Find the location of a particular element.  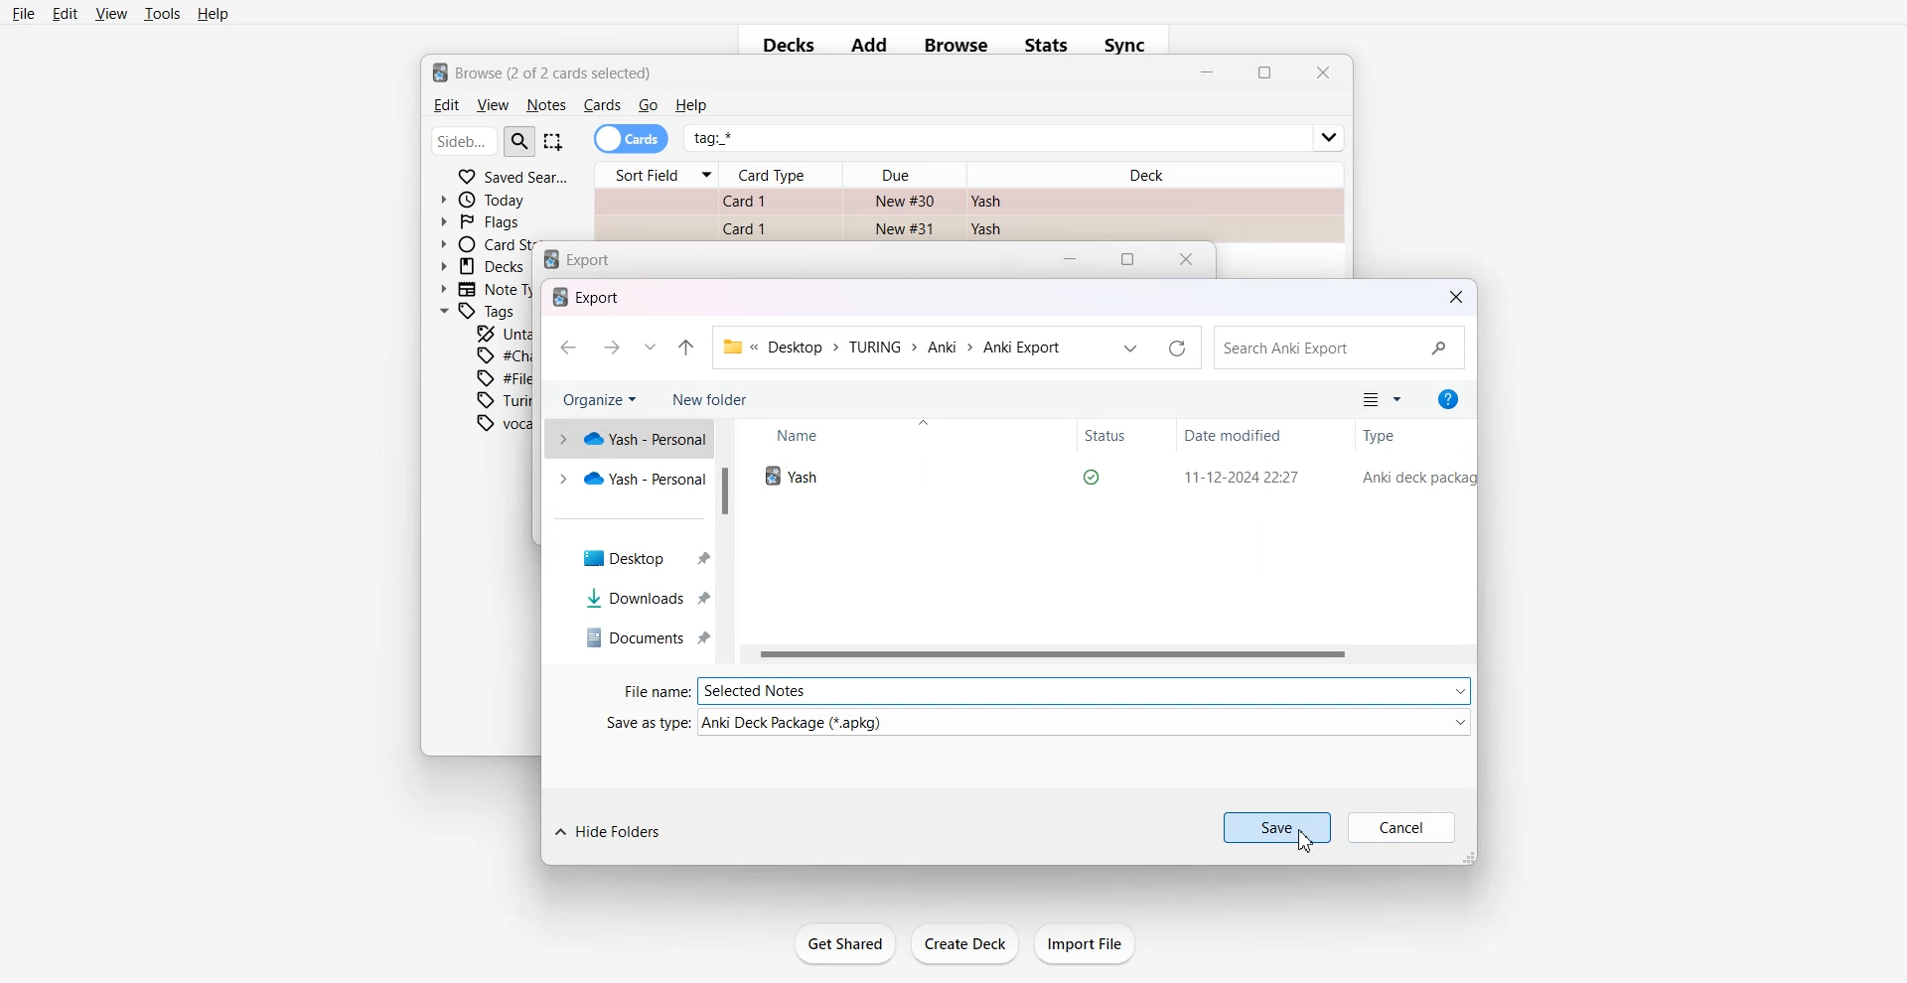

File Name is located at coordinates (1046, 690).